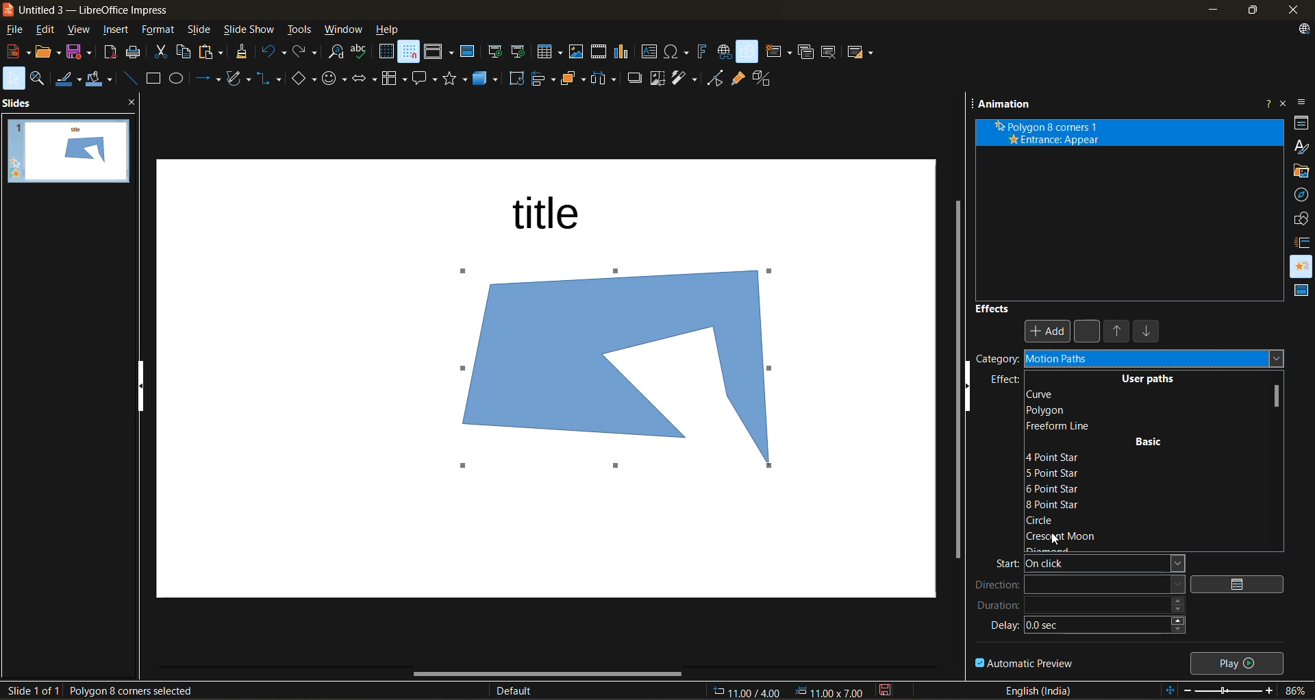  What do you see at coordinates (205, 79) in the screenshot?
I see `lines and arrows` at bounding box center [205, 79].